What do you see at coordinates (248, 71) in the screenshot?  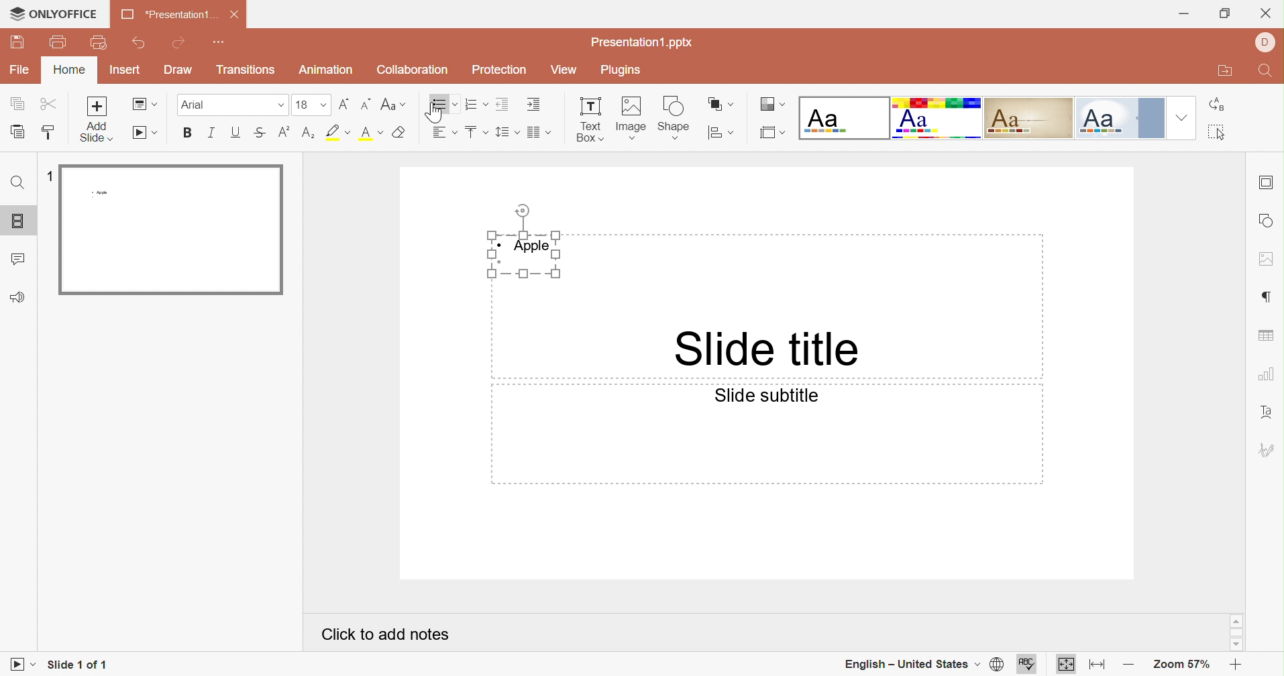 I see `Transitions` at bounding box center [248, 71].